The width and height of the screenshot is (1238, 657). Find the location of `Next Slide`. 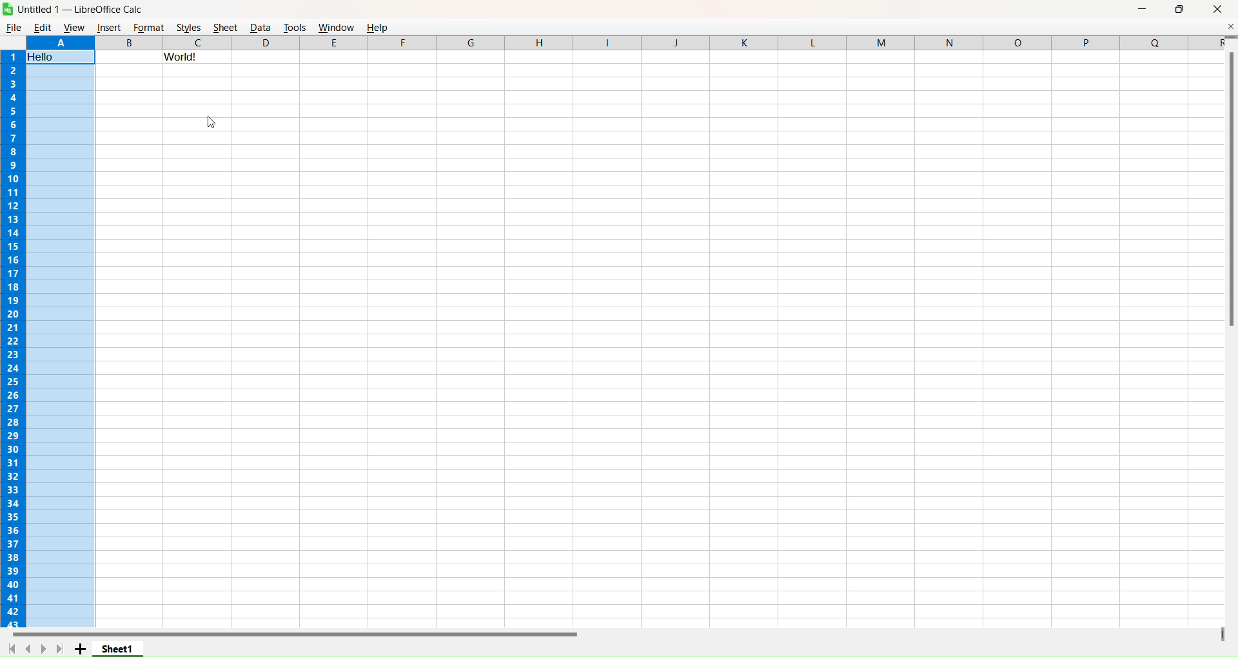

Next Slide is located at coordinates (43, 649).